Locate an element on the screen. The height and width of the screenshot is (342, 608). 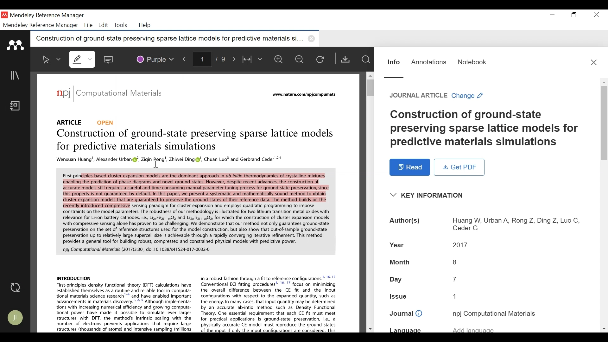
Purple is located at coordinates (153, 60).